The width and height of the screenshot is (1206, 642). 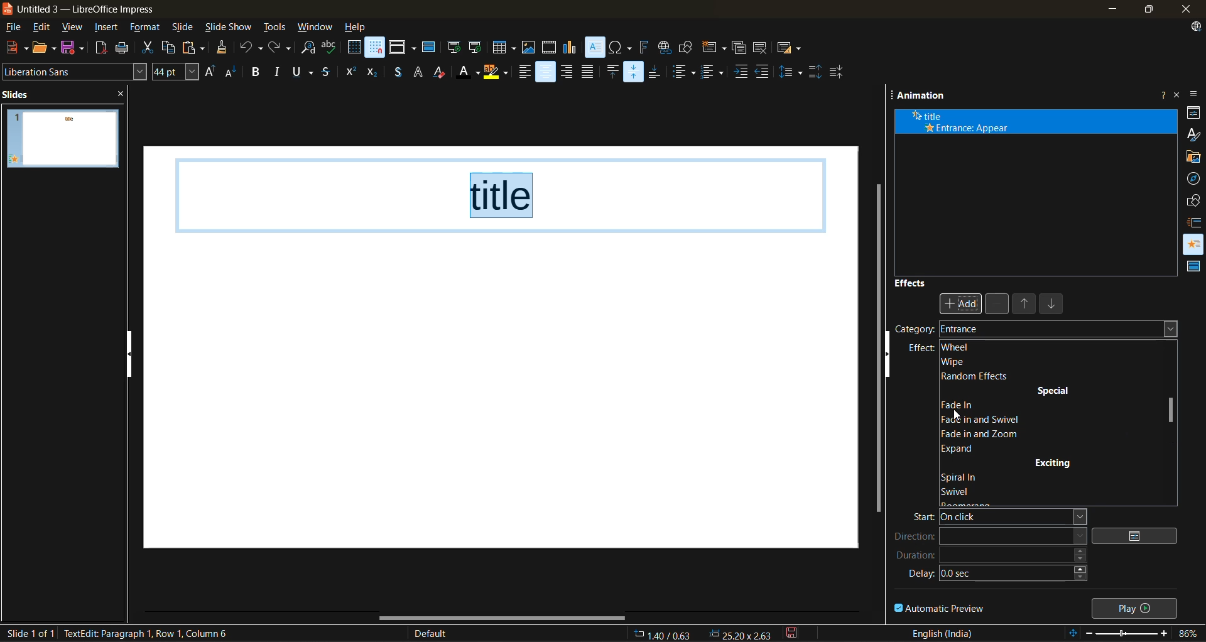 What do you see at coordinates (1191, 267) in the screenshot?
I see `master slides` at bounding box center [1191, 267].